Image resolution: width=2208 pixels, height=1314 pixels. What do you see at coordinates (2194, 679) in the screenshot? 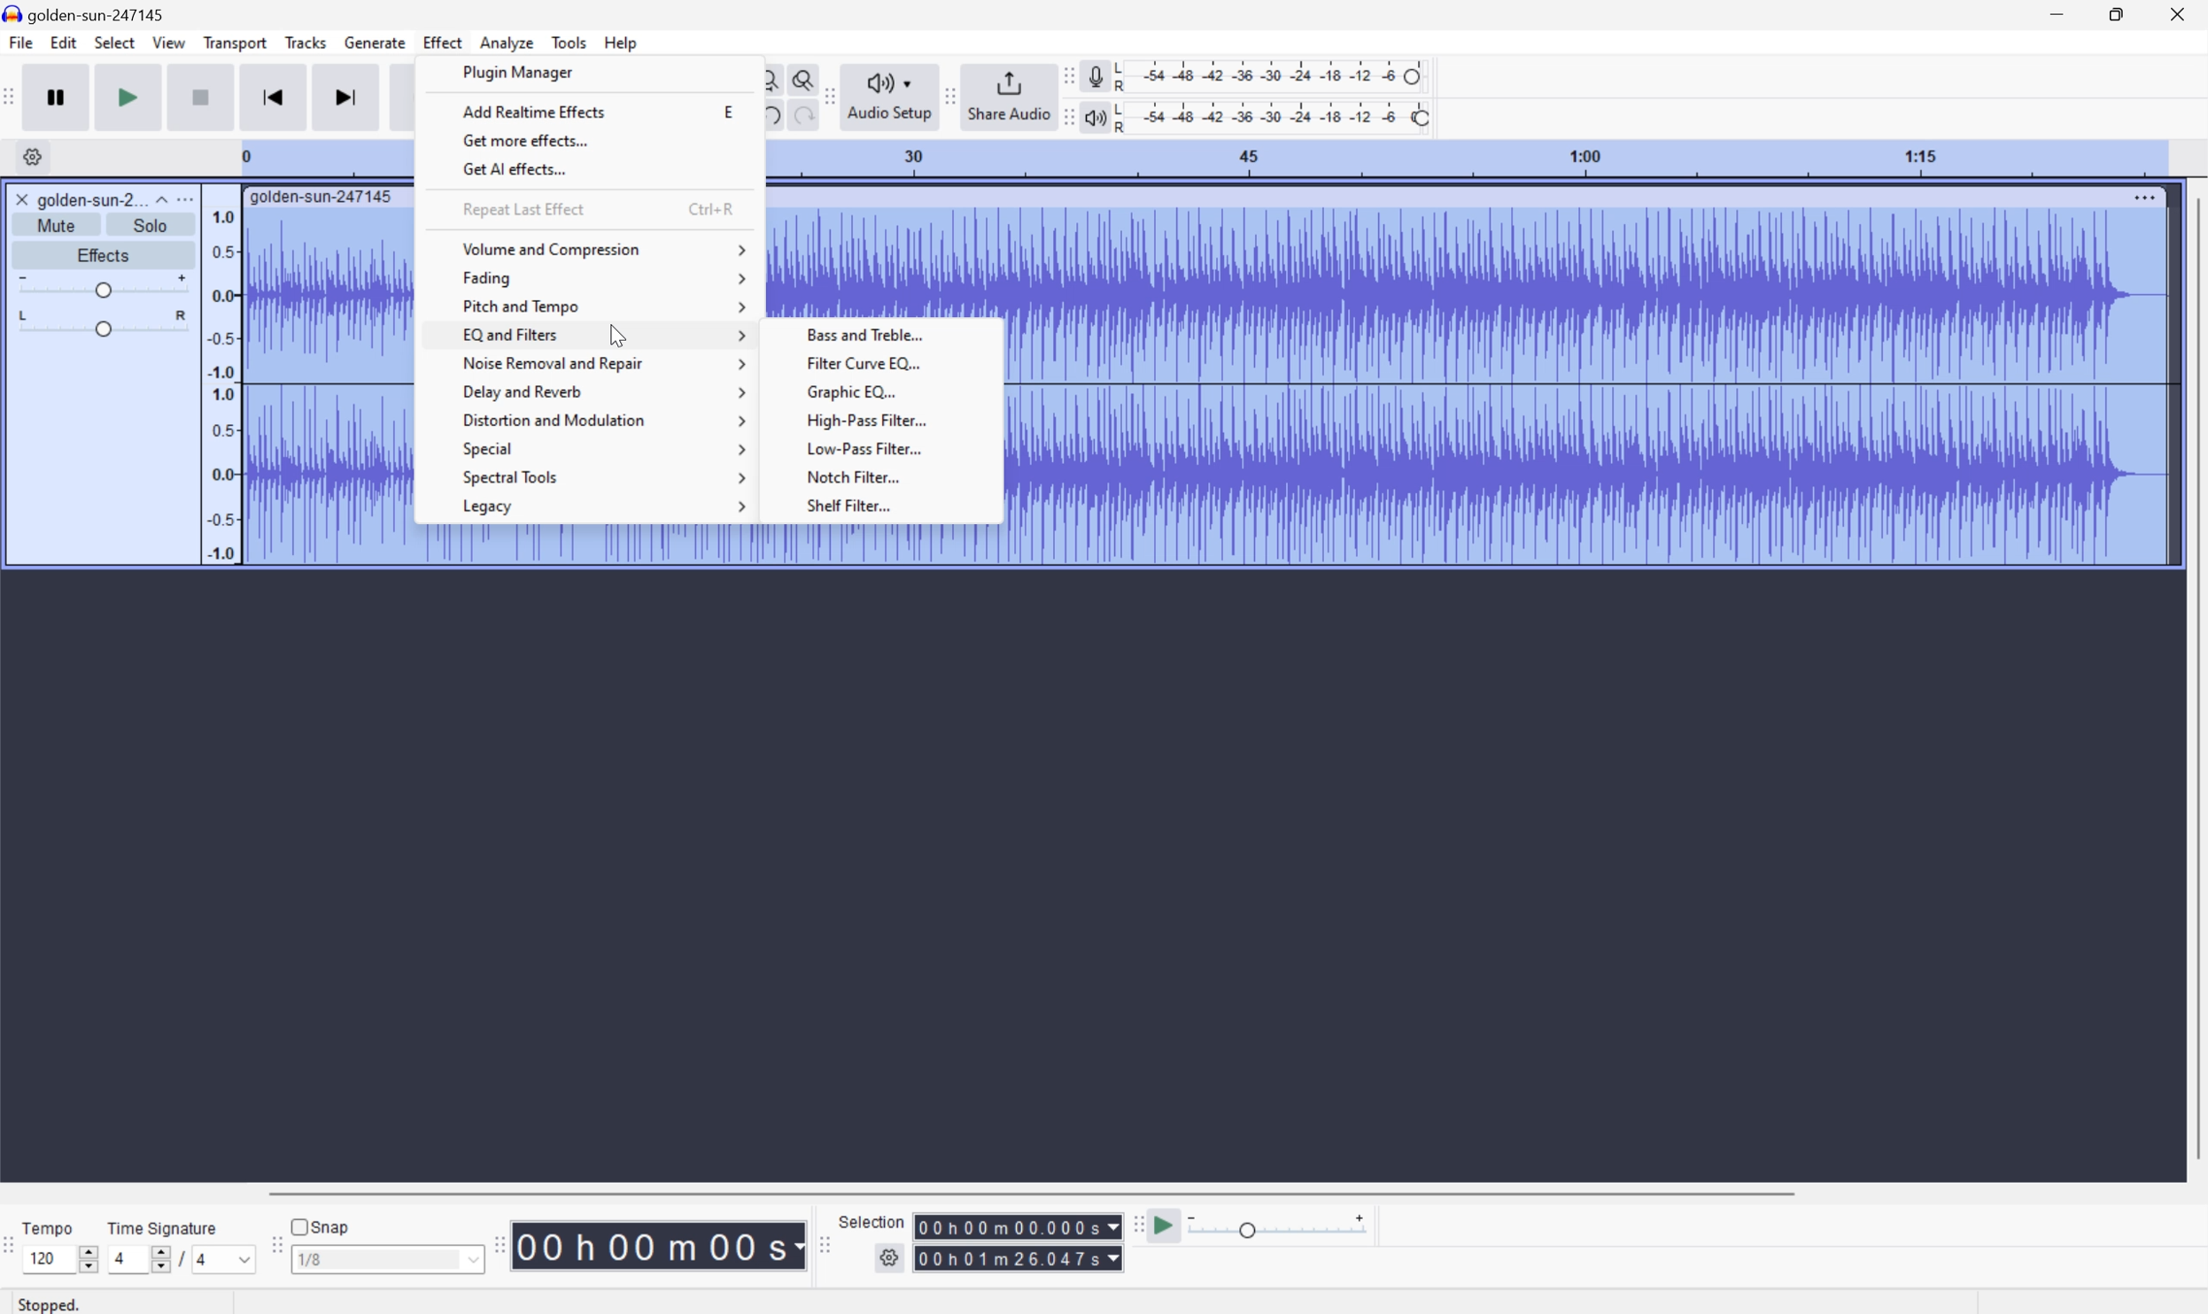
I see `Scroll Bar` at bounding box center [2194, 679].